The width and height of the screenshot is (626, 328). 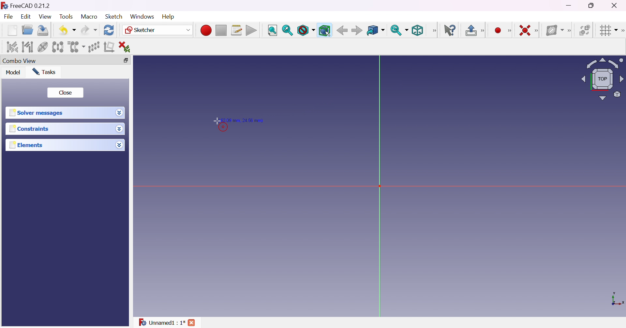 I want to click on Sketcher edit tools, so click(x=622, y=31).